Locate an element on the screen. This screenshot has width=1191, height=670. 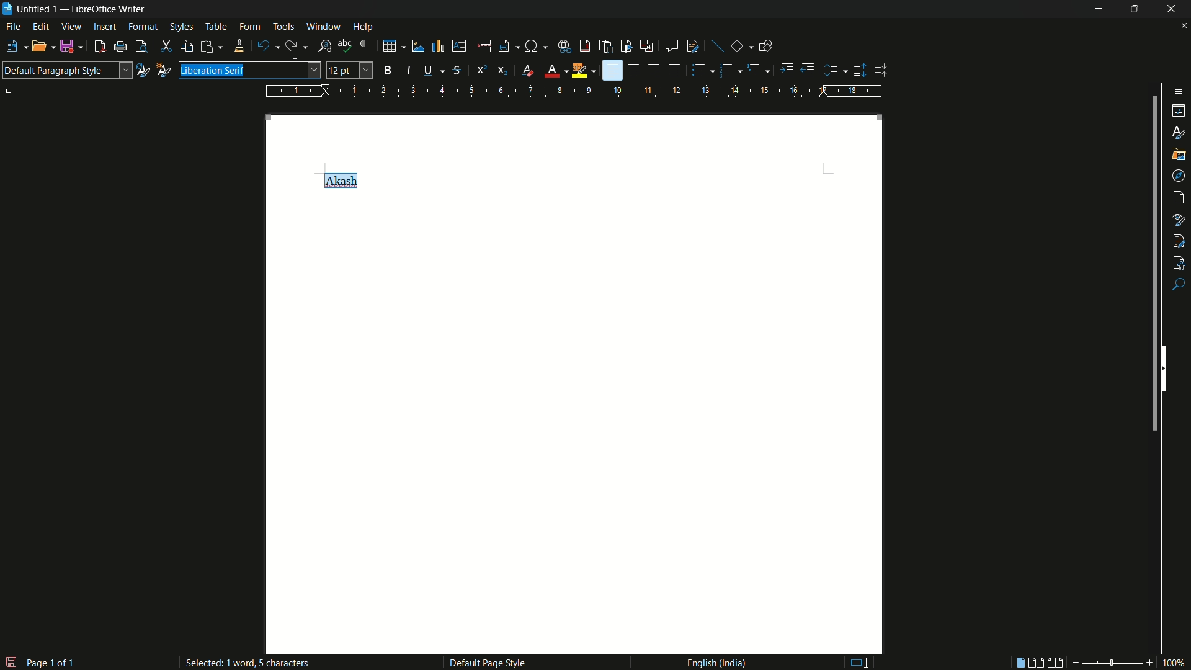
language is located at coordinates (715, 662).